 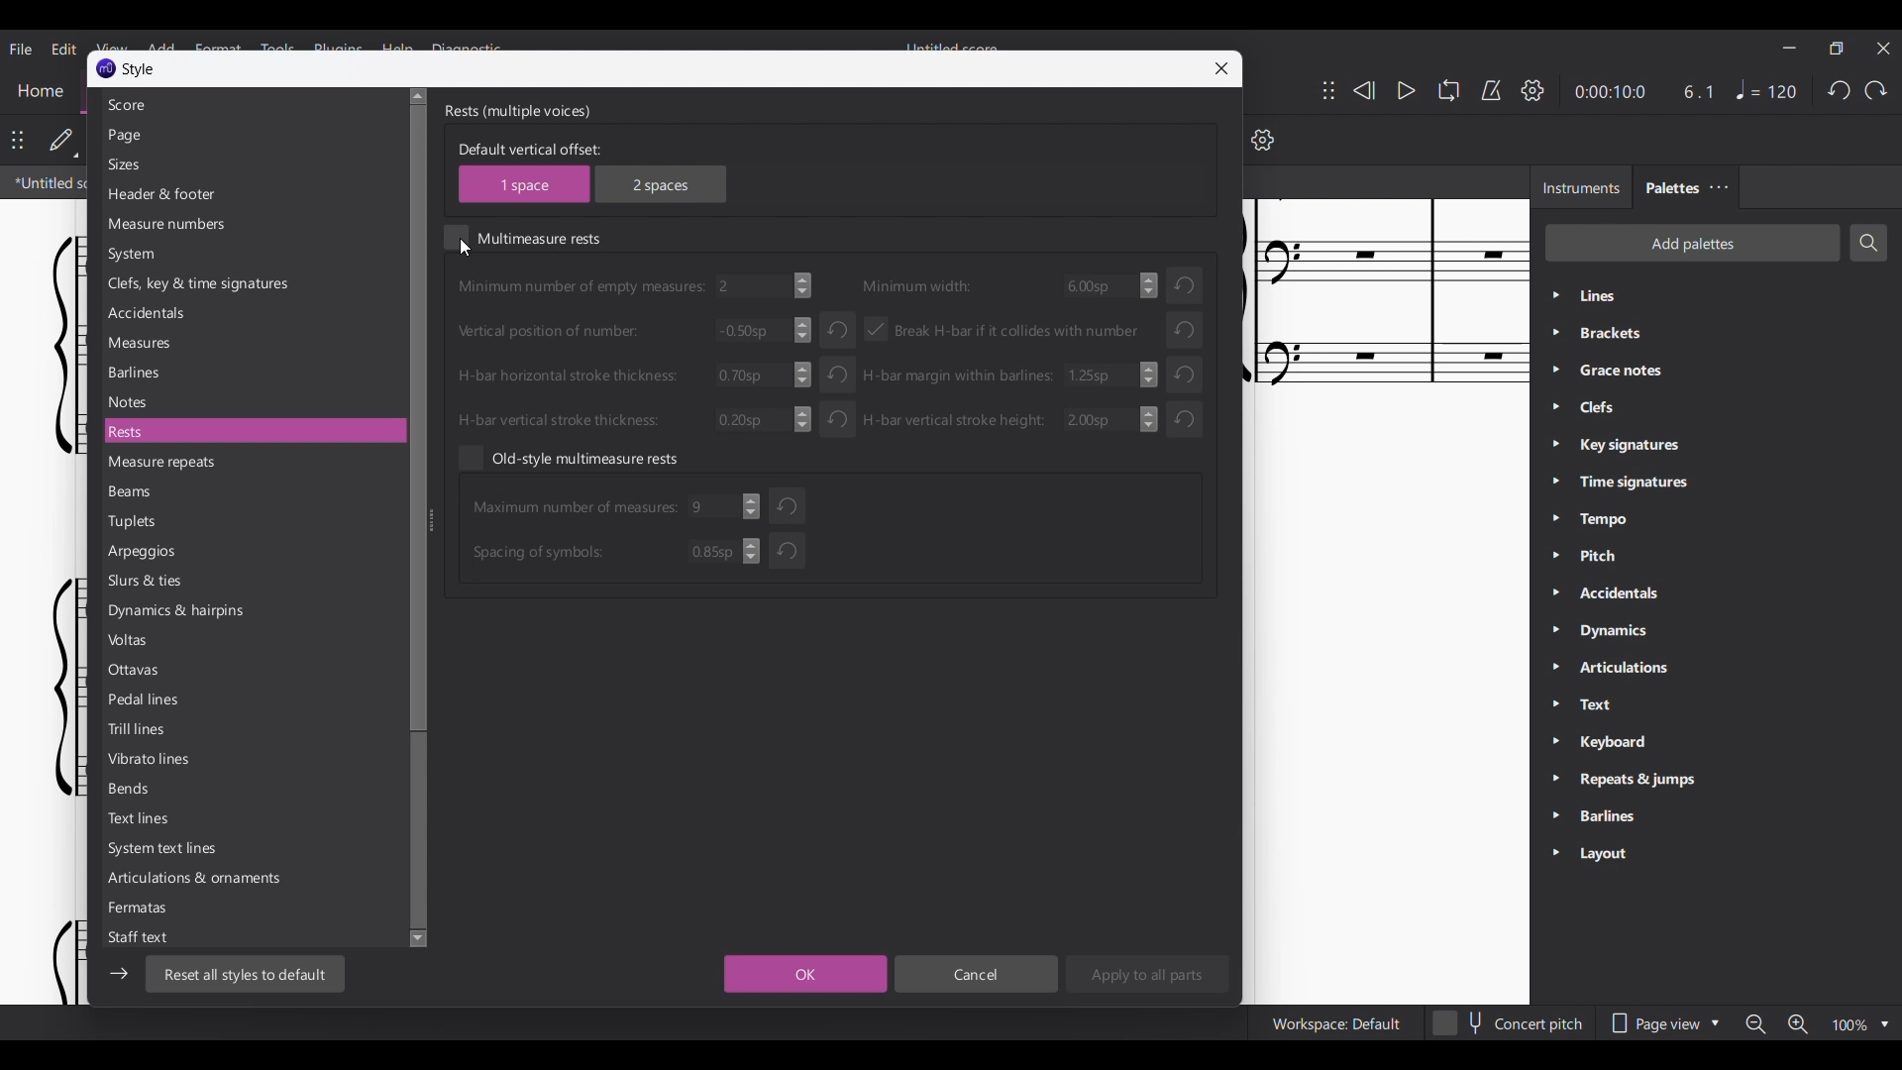 What do you see at coordinates (18, 140) in the screenshot?
I see `Change position of toolbar attached ` at bounding box center [18, 140].